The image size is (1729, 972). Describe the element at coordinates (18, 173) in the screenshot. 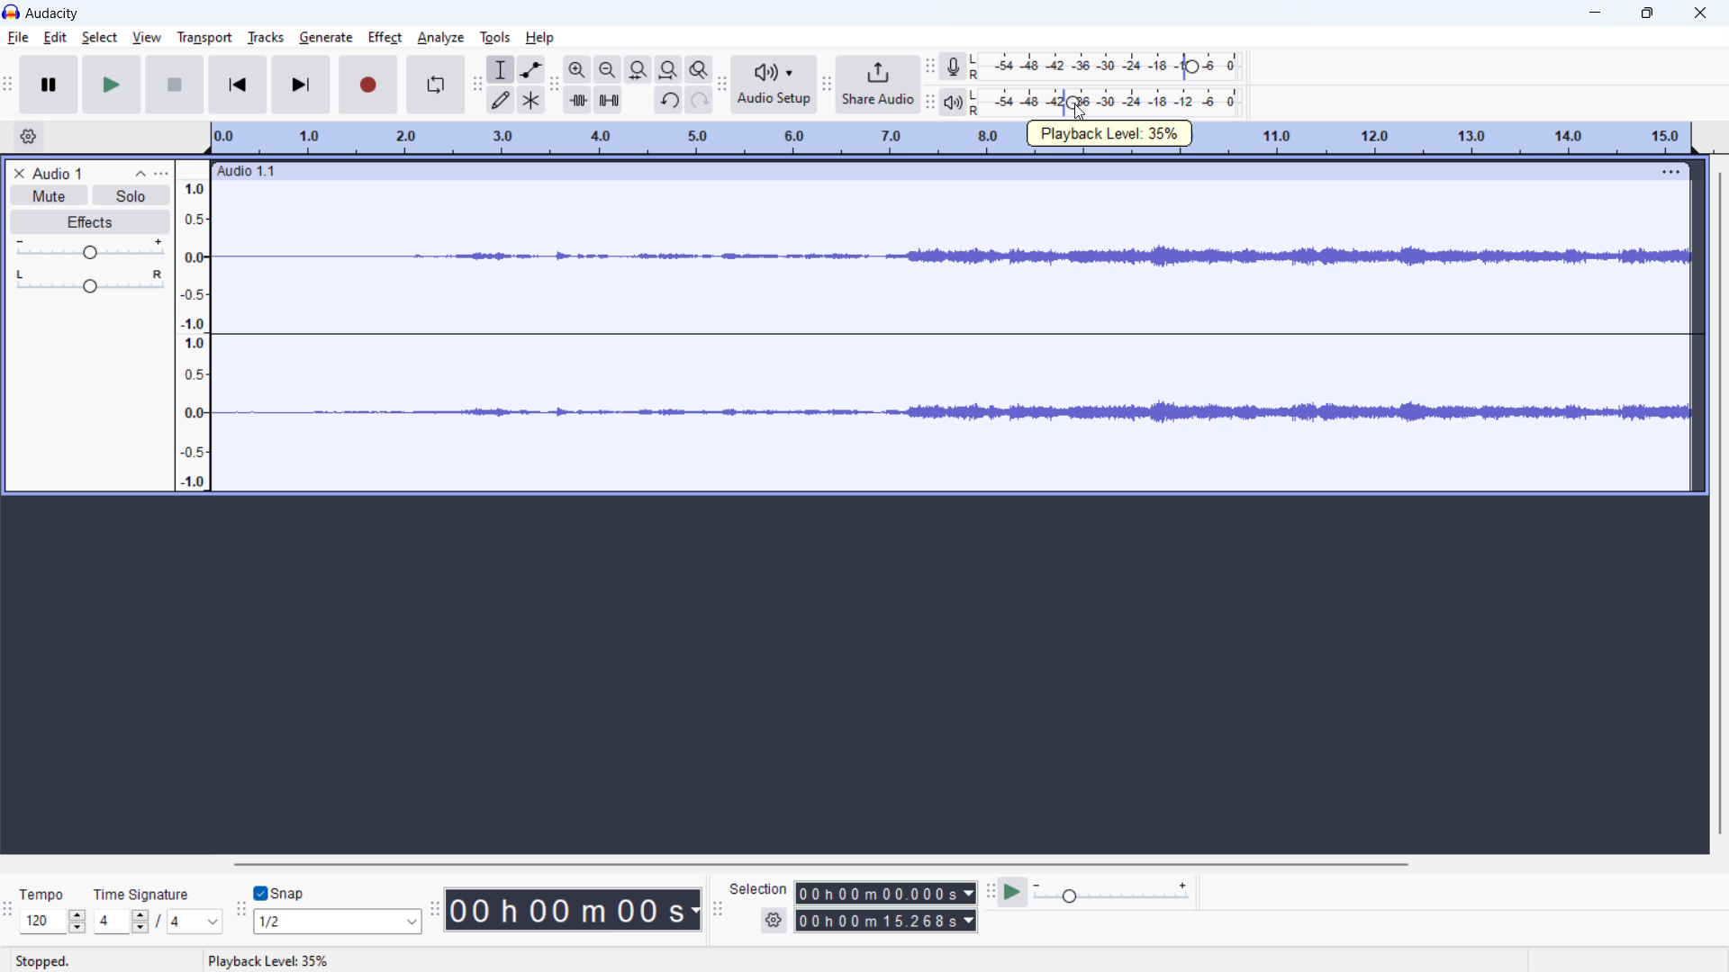

I see `delete audio` at that location.